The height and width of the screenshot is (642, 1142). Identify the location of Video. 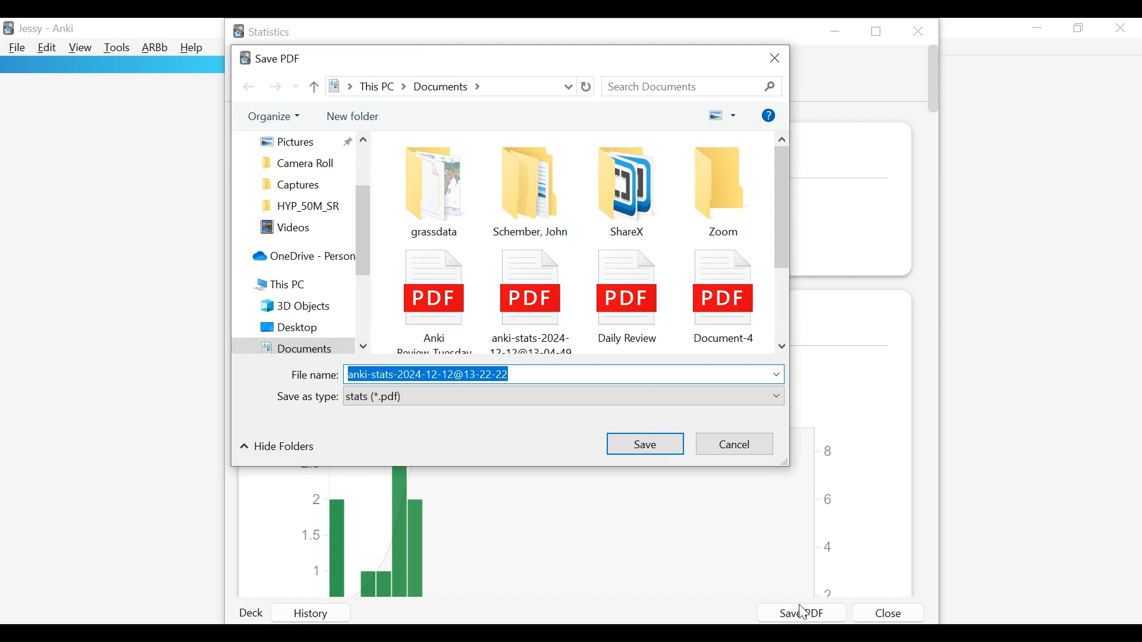
(302, 228).